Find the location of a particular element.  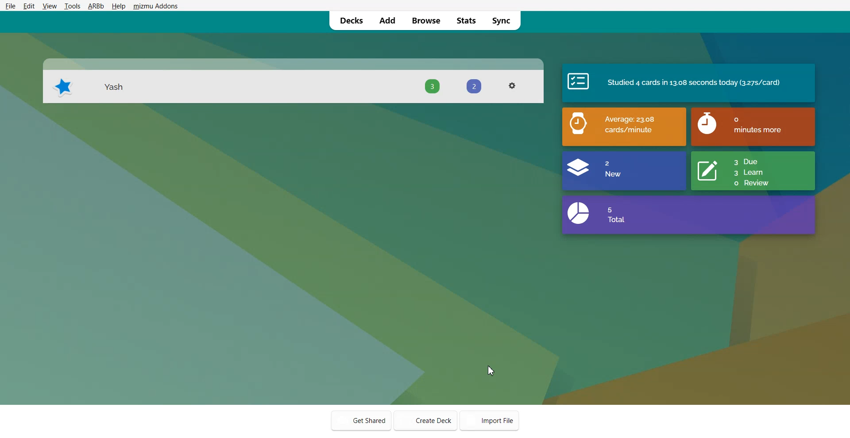

ARBb is located at coordinates (96, 5).